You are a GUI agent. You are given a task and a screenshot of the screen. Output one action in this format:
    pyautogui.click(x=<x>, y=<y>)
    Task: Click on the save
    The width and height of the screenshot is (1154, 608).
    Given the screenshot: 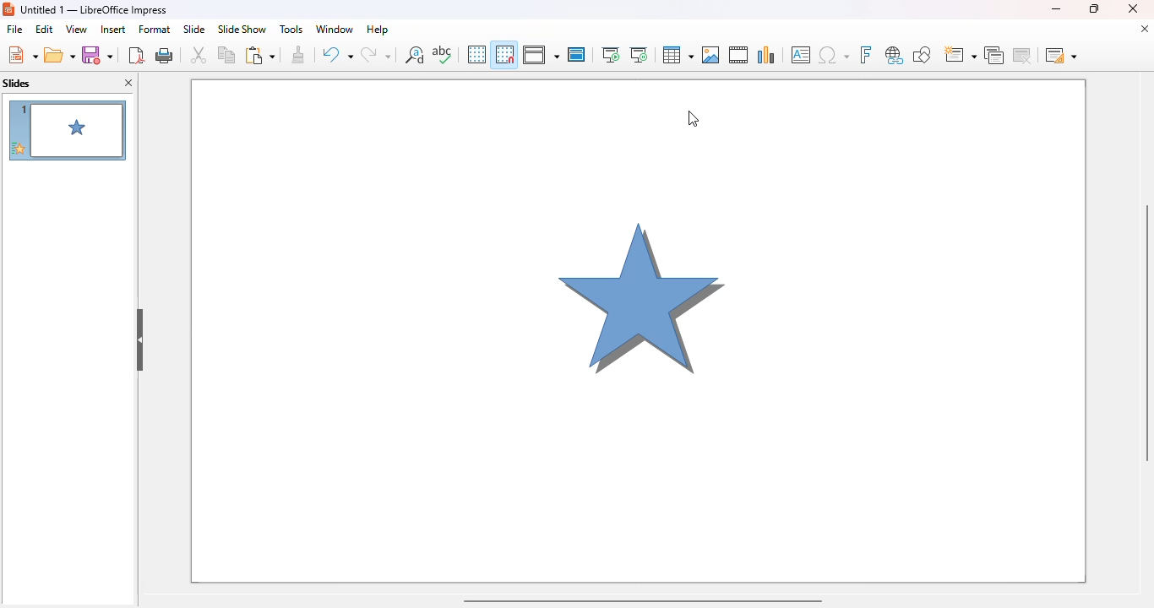 What is the action you would take?
    pyautogui.click(x=97, y=55)
    